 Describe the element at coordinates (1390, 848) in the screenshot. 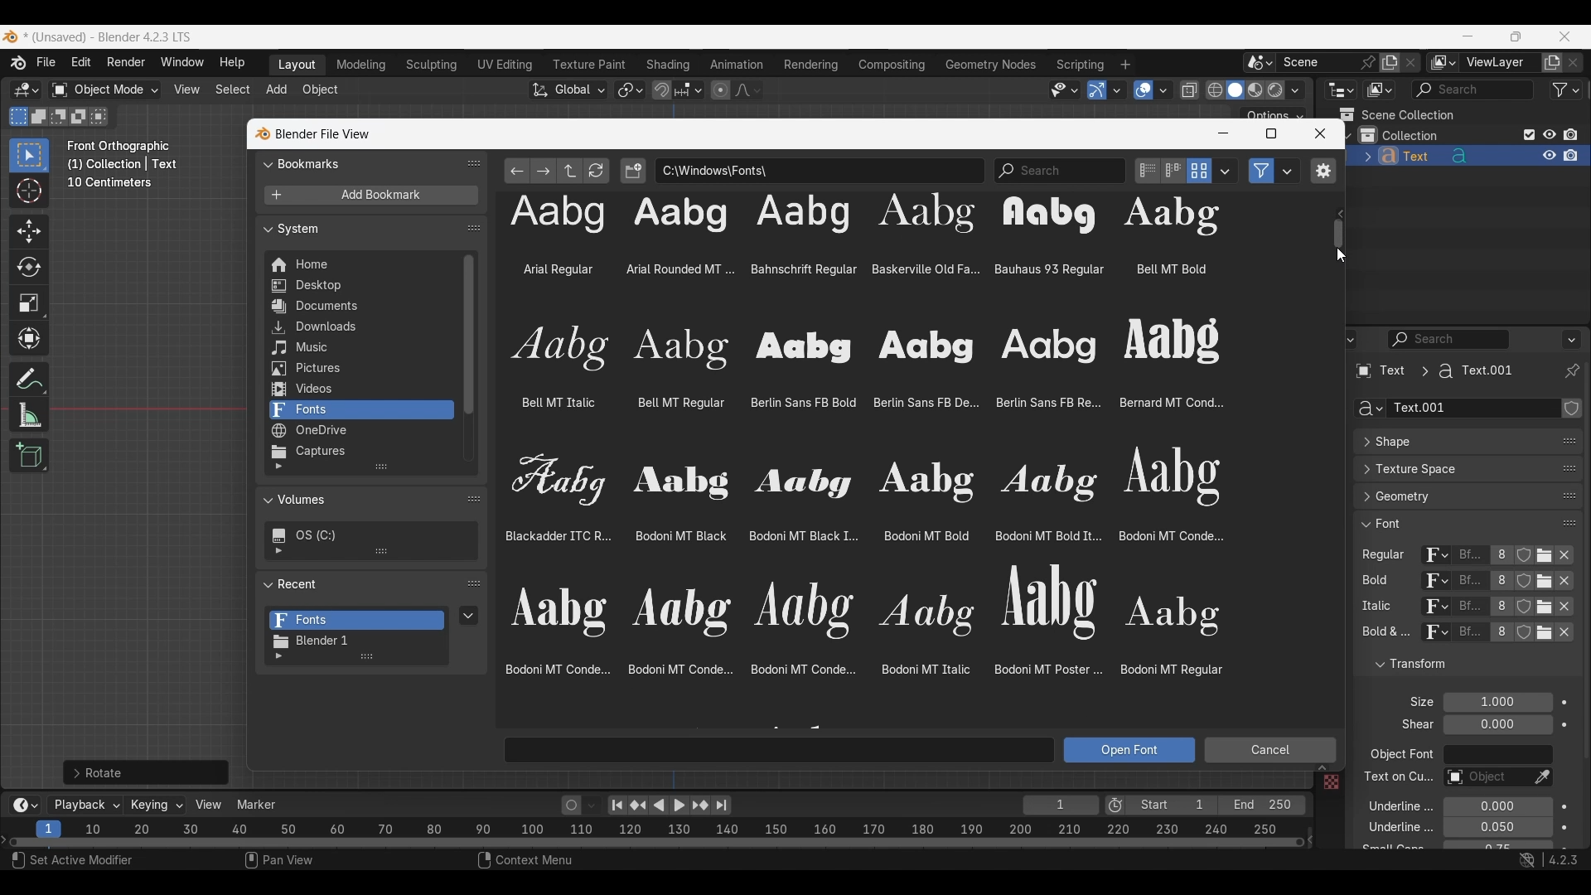

I see `text` at that location.